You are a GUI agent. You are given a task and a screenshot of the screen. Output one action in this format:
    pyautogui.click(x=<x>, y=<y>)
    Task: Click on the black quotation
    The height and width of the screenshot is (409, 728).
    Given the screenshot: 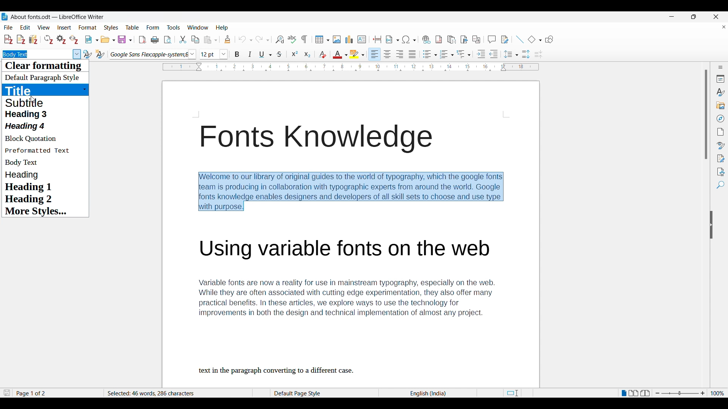 What is the action you would take?
    pyautogui.click(x=36, y=139)
    